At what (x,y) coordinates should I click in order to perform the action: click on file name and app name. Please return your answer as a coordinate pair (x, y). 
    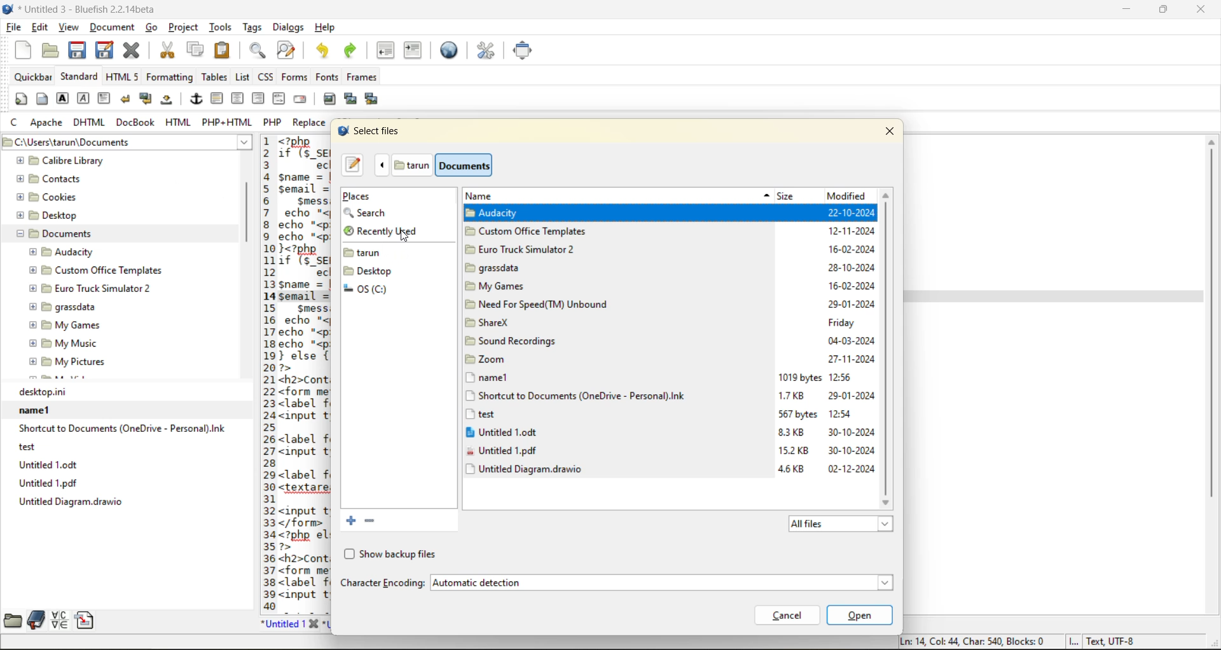
    Looking at the image, I should click on (83, 10).